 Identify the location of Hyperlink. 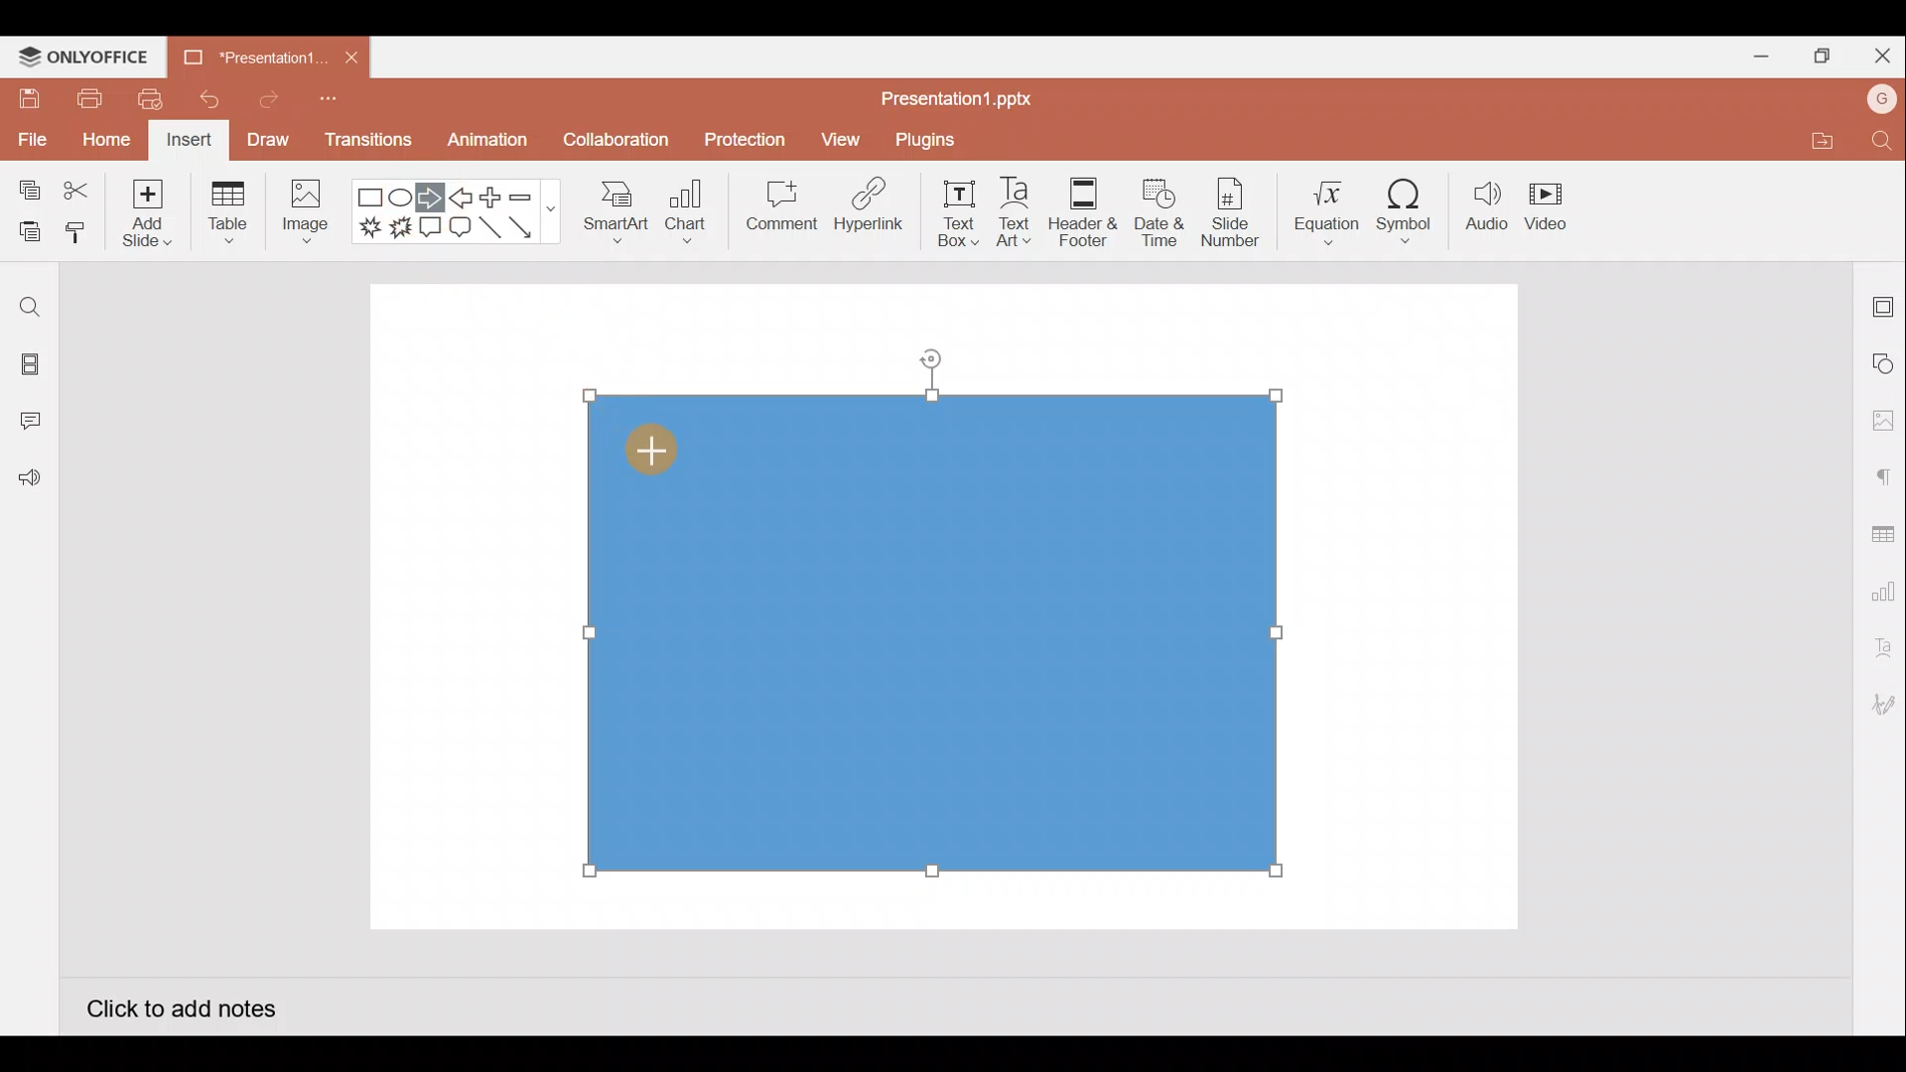
(864, 207).